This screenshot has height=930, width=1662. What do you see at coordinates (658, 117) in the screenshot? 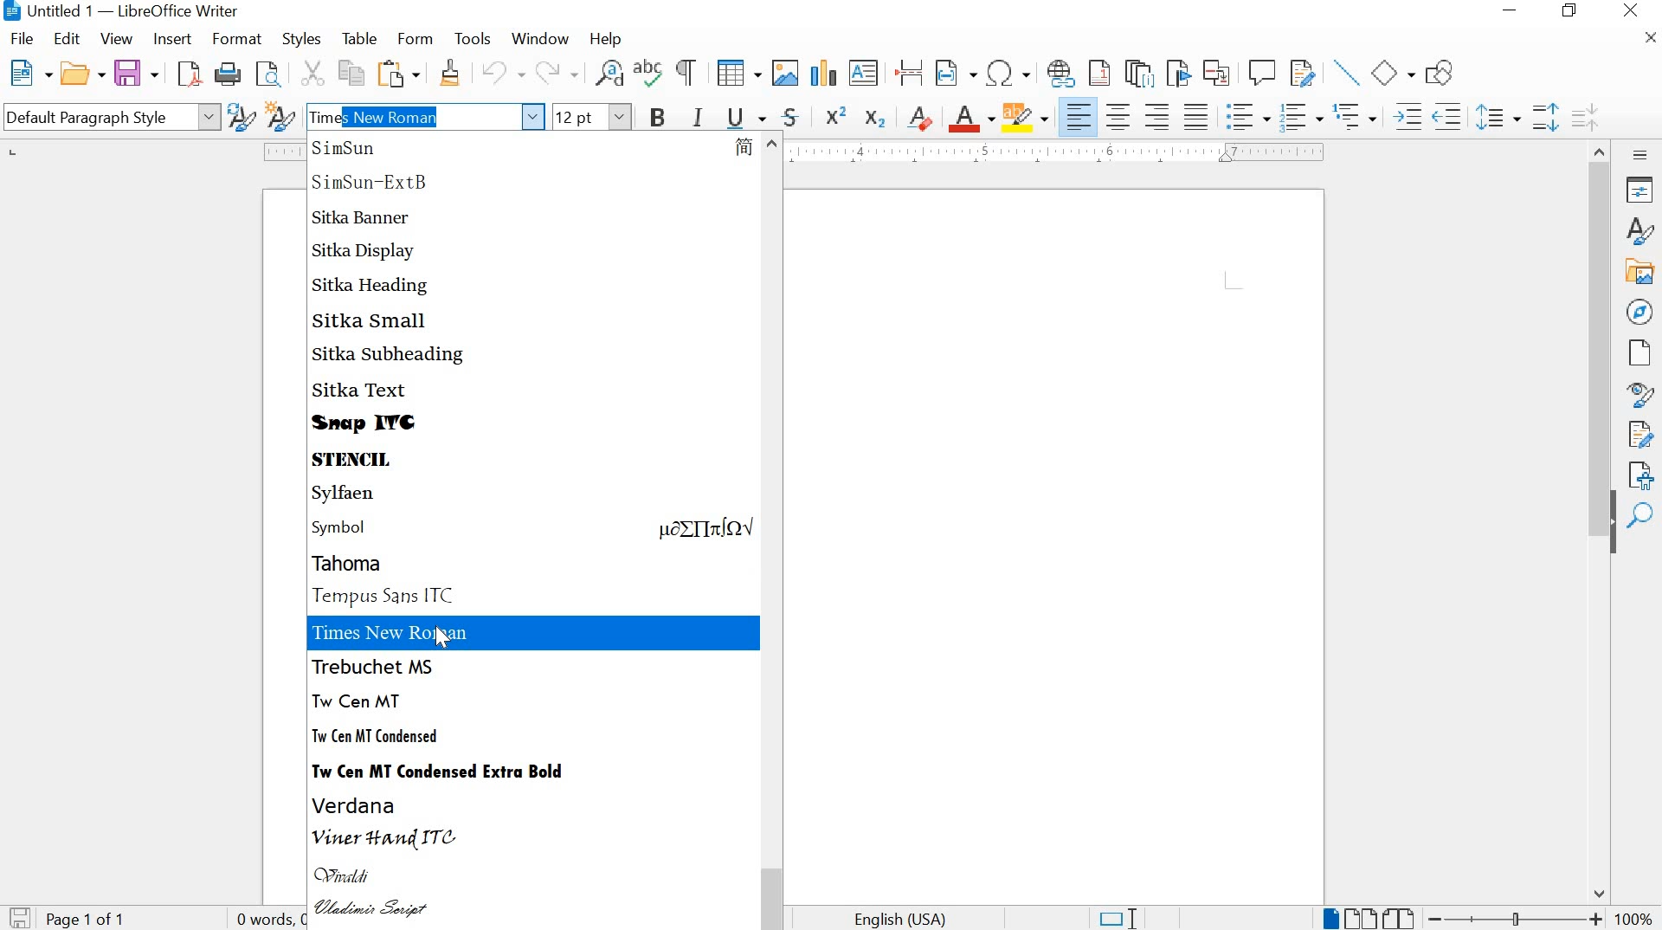
I see `BOLD` at bounding box center [658, 117].